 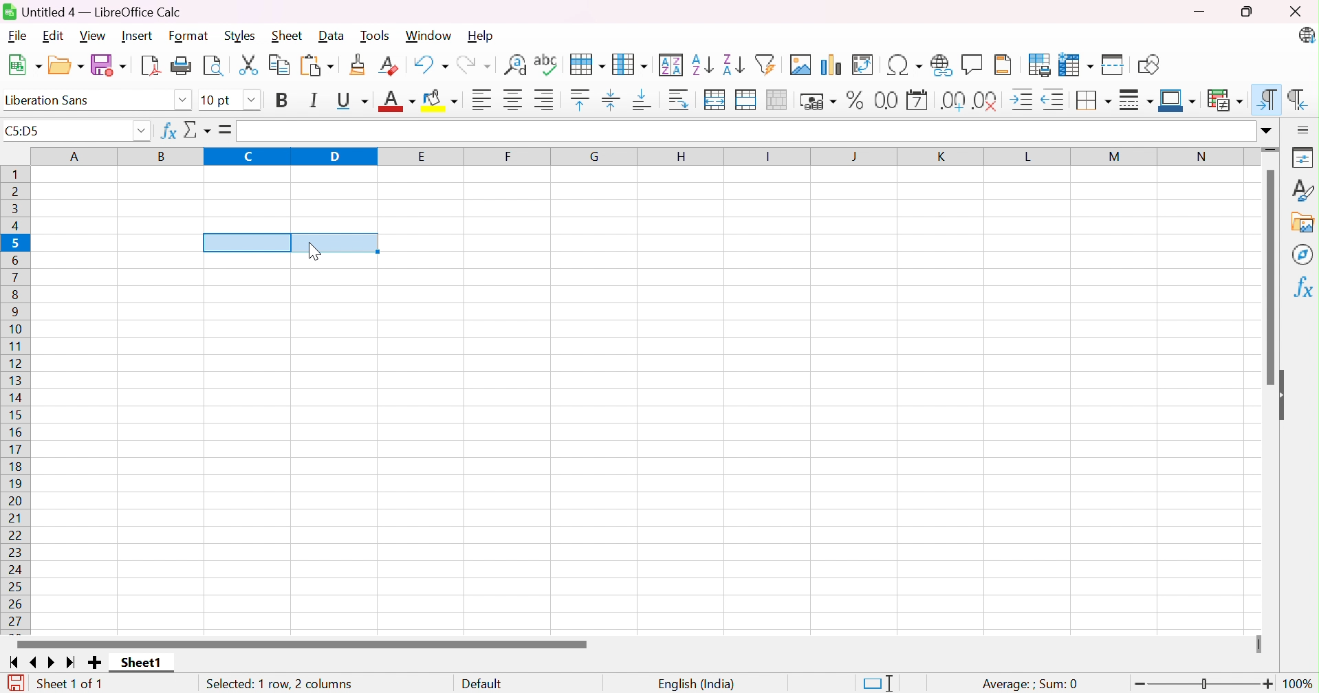 I want to click on Column Name, so click(x=642, y=157).